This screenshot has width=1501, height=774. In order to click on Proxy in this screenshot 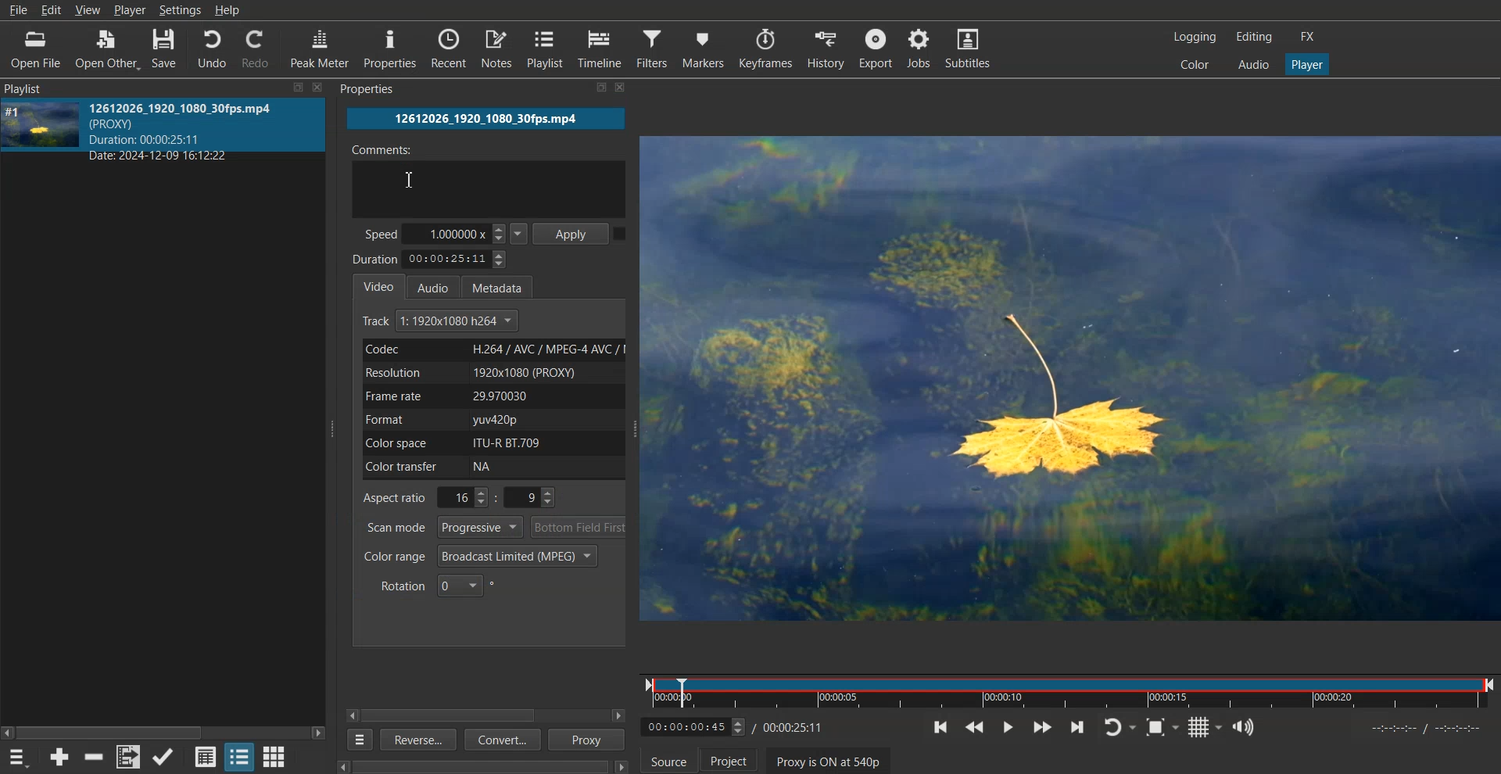, I will do `click(588, 740)`.